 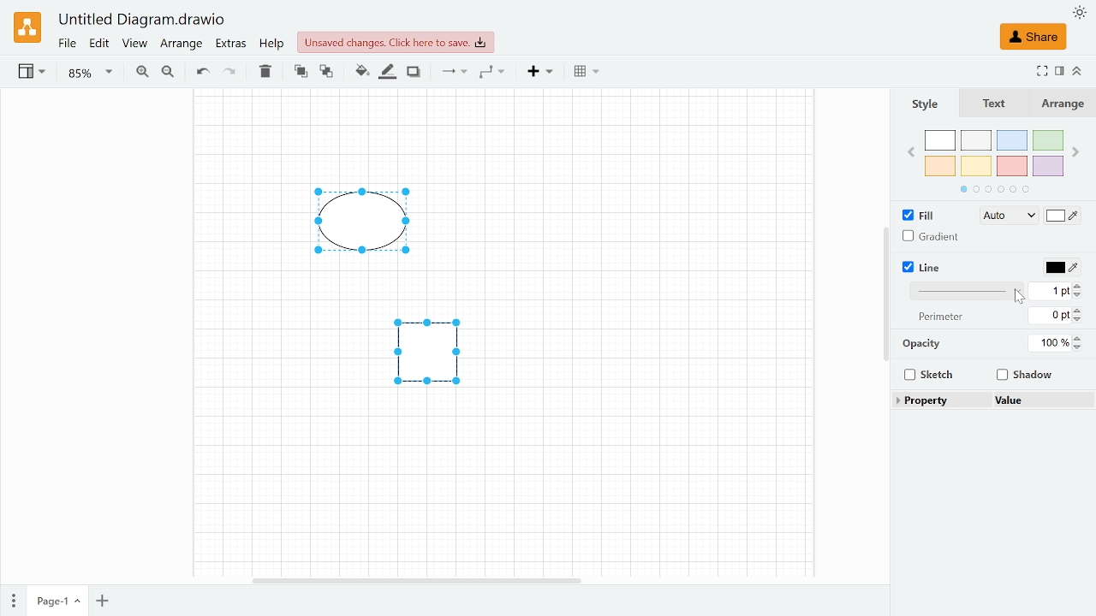 I want to click on Opacity, so click(x=1050, y=343).